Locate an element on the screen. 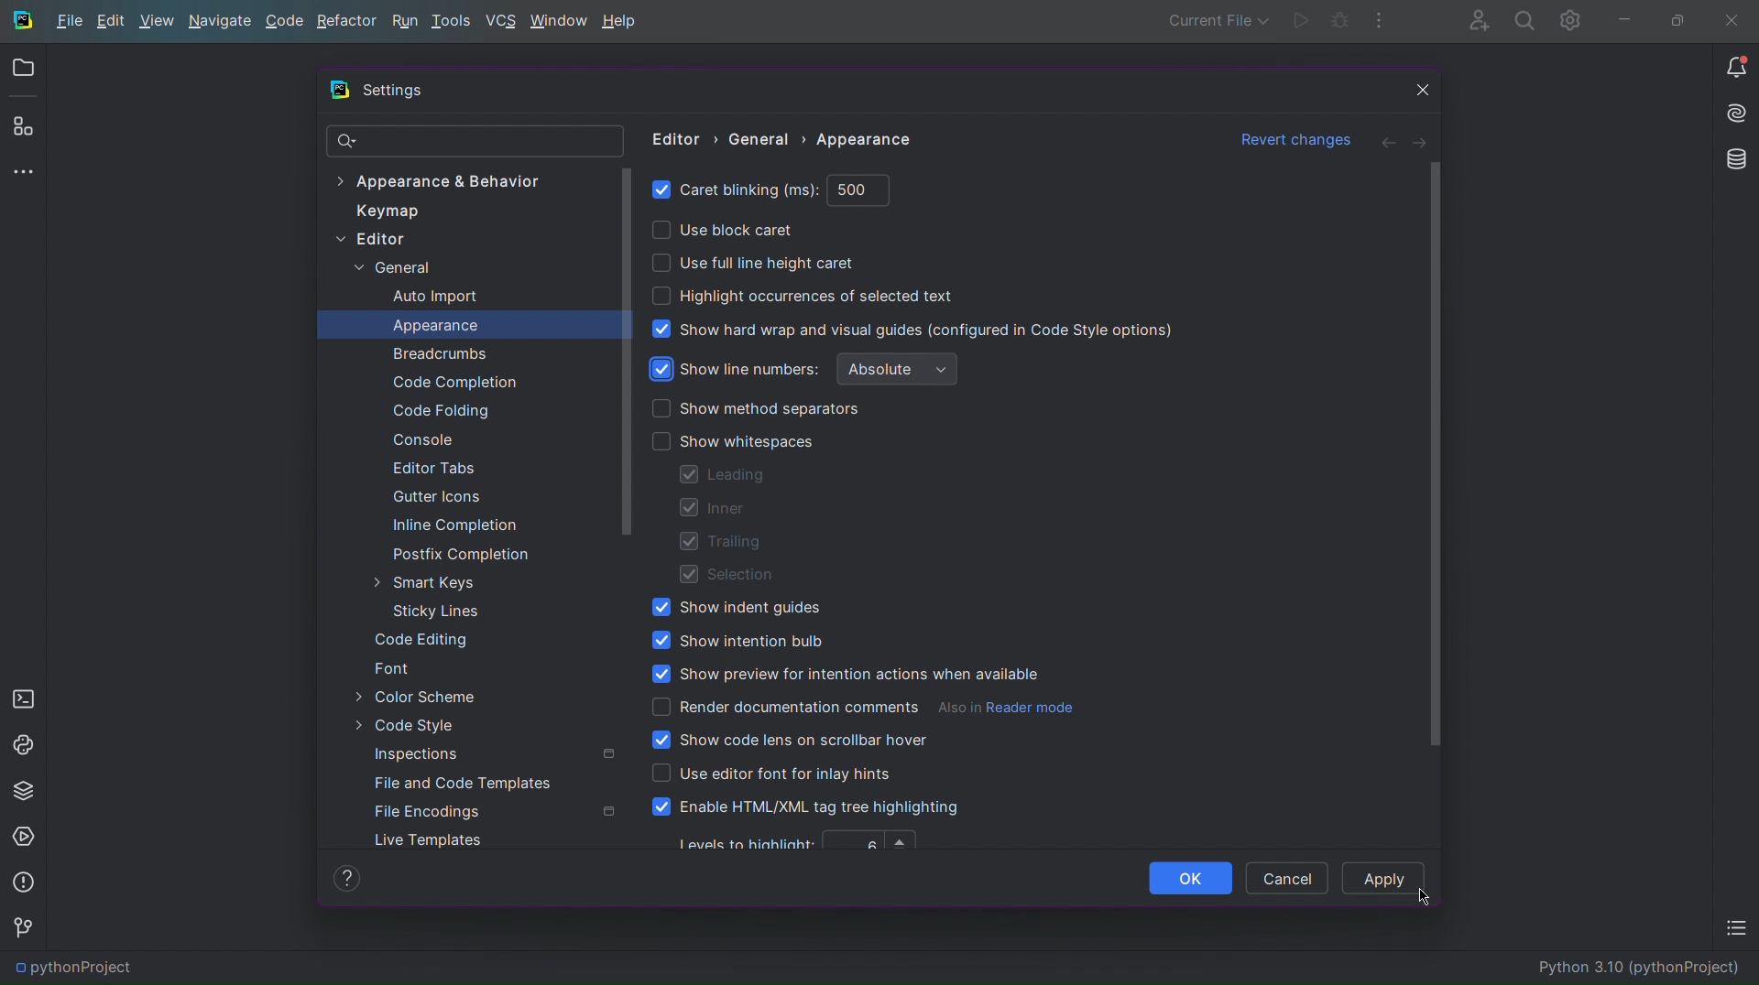 This screenshot has height=985, width=1759. Search Bar is located at coordinates (474, 141).